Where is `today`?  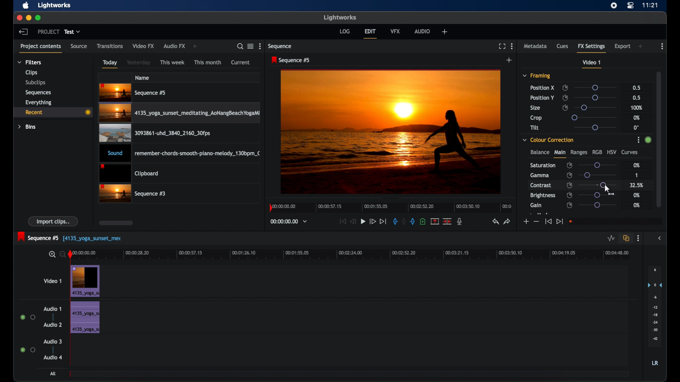
today is located at coordinates (110, 64).